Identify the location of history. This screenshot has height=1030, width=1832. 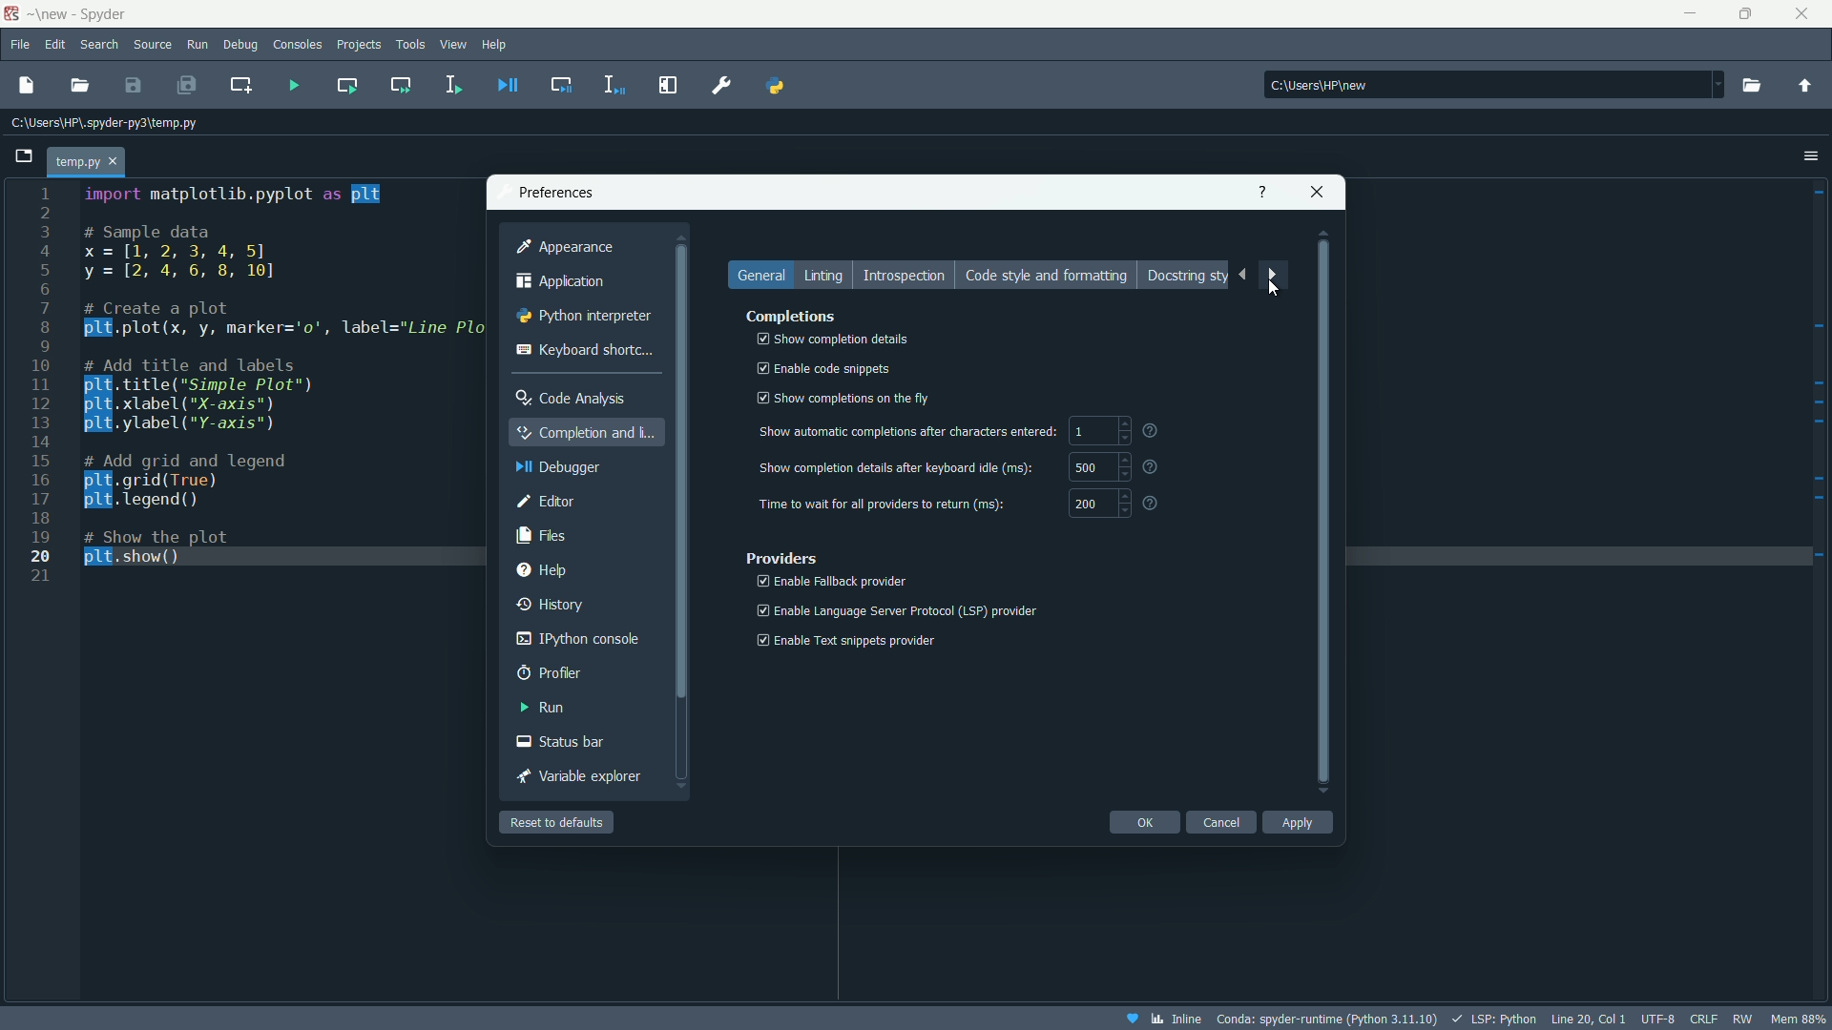
(552, 603).